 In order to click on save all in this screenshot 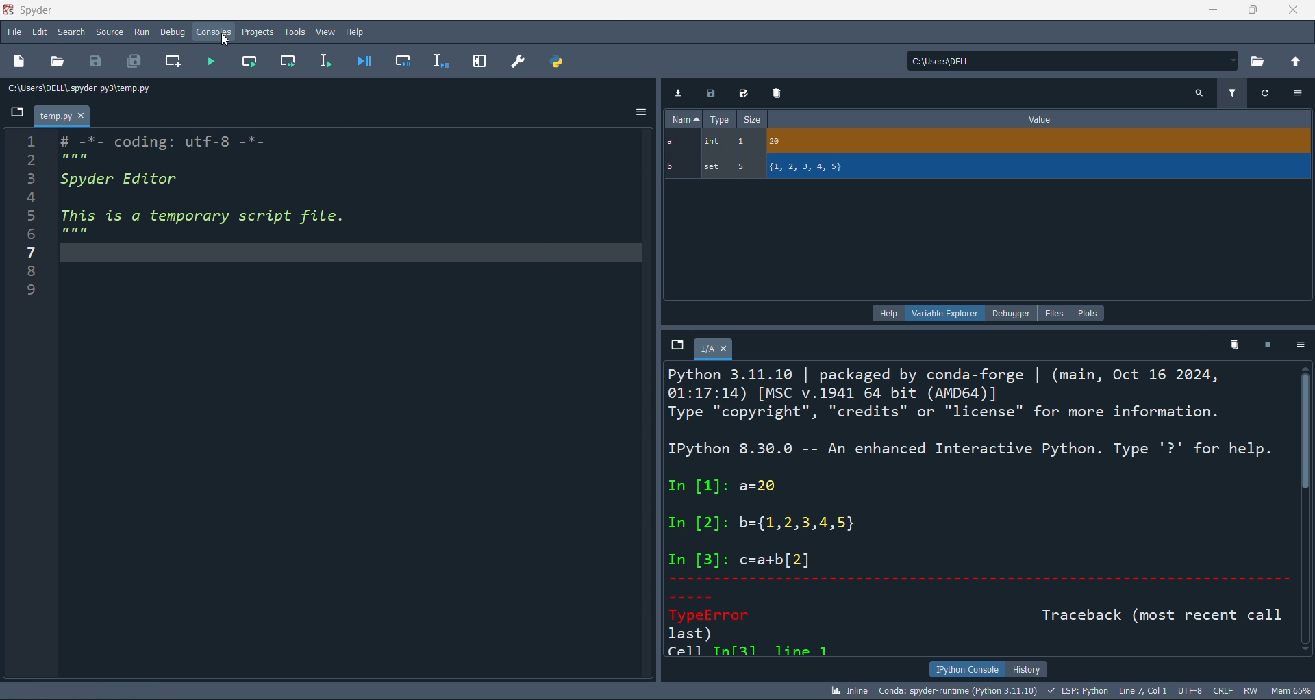, I will do `click(136, 61)`.